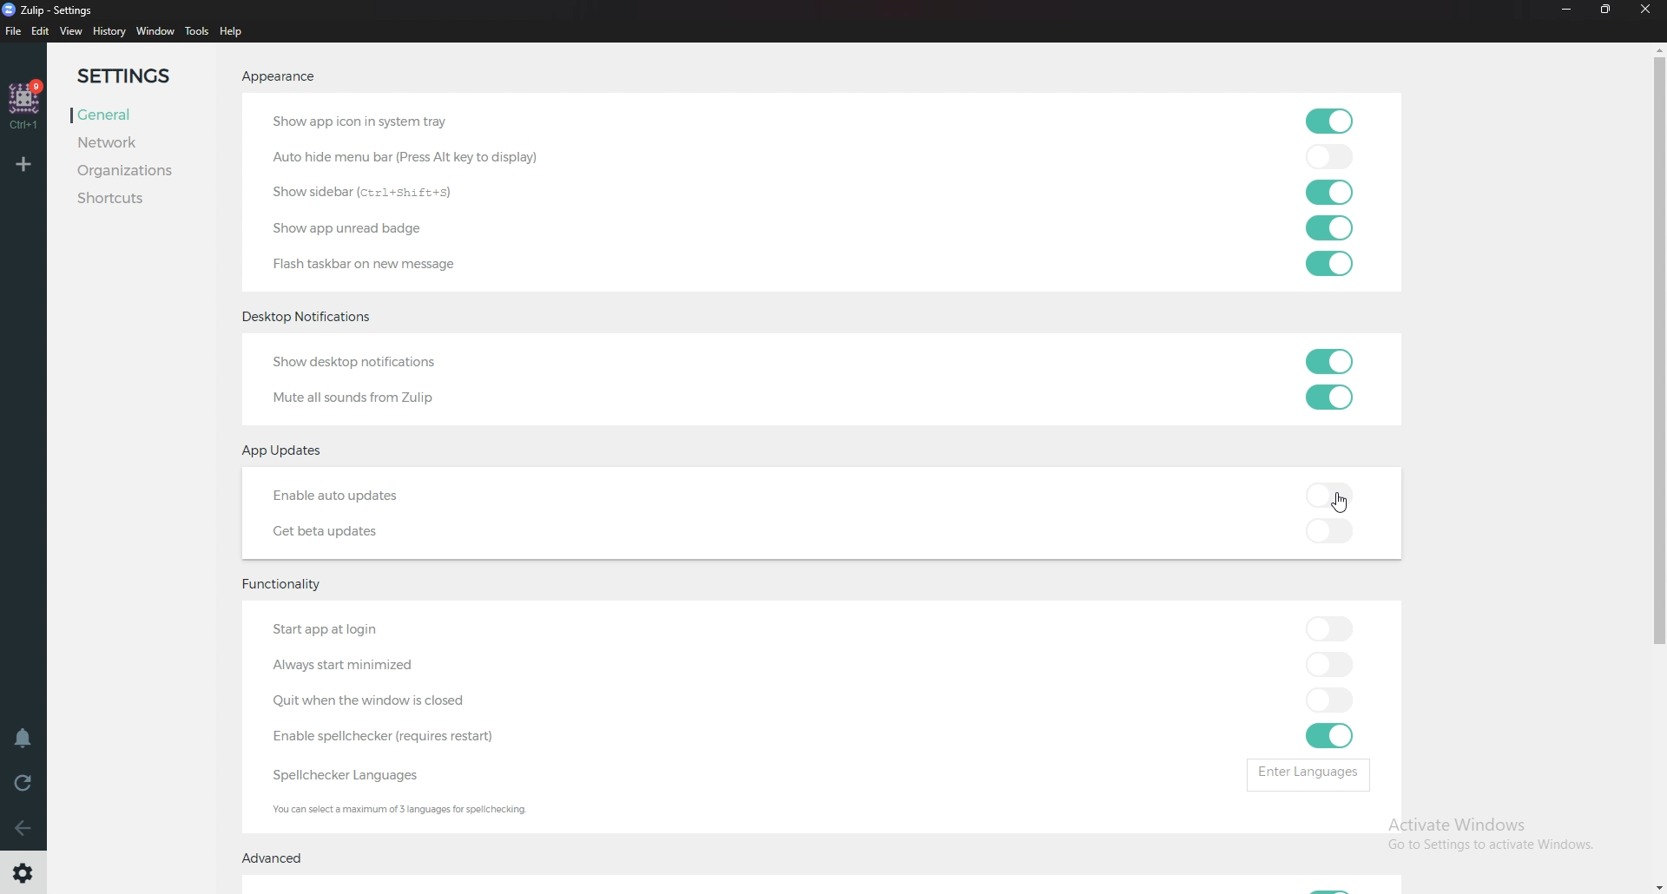 The height and width of the screenshot is (894, 1667). I want to click on toggle, so click(1331, 361).